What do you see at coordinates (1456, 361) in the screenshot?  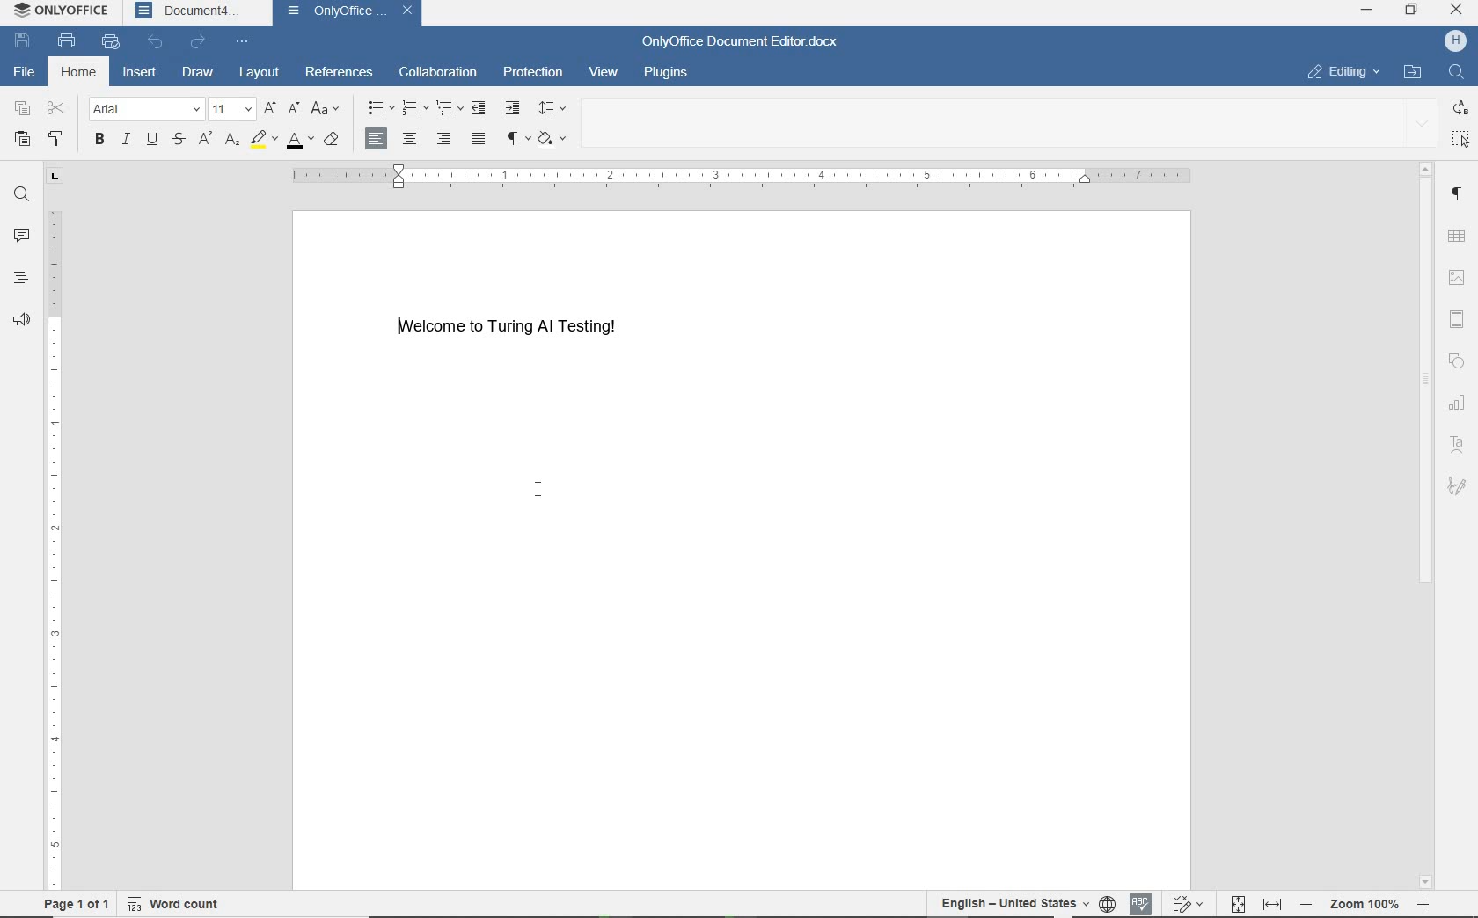 I see `shape` at bounding box center [1456, 361].